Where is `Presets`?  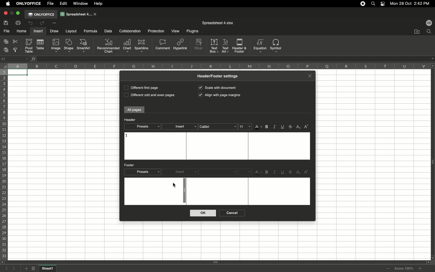
Presets is located at coordinates (142, 127).